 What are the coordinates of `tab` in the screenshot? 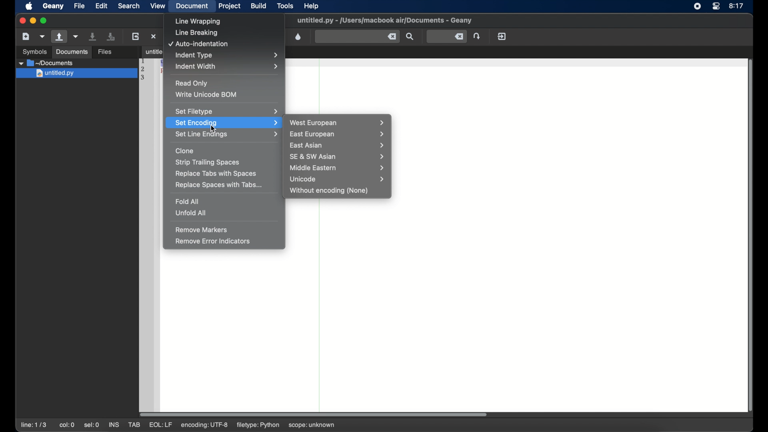 It's located at (150, 51).